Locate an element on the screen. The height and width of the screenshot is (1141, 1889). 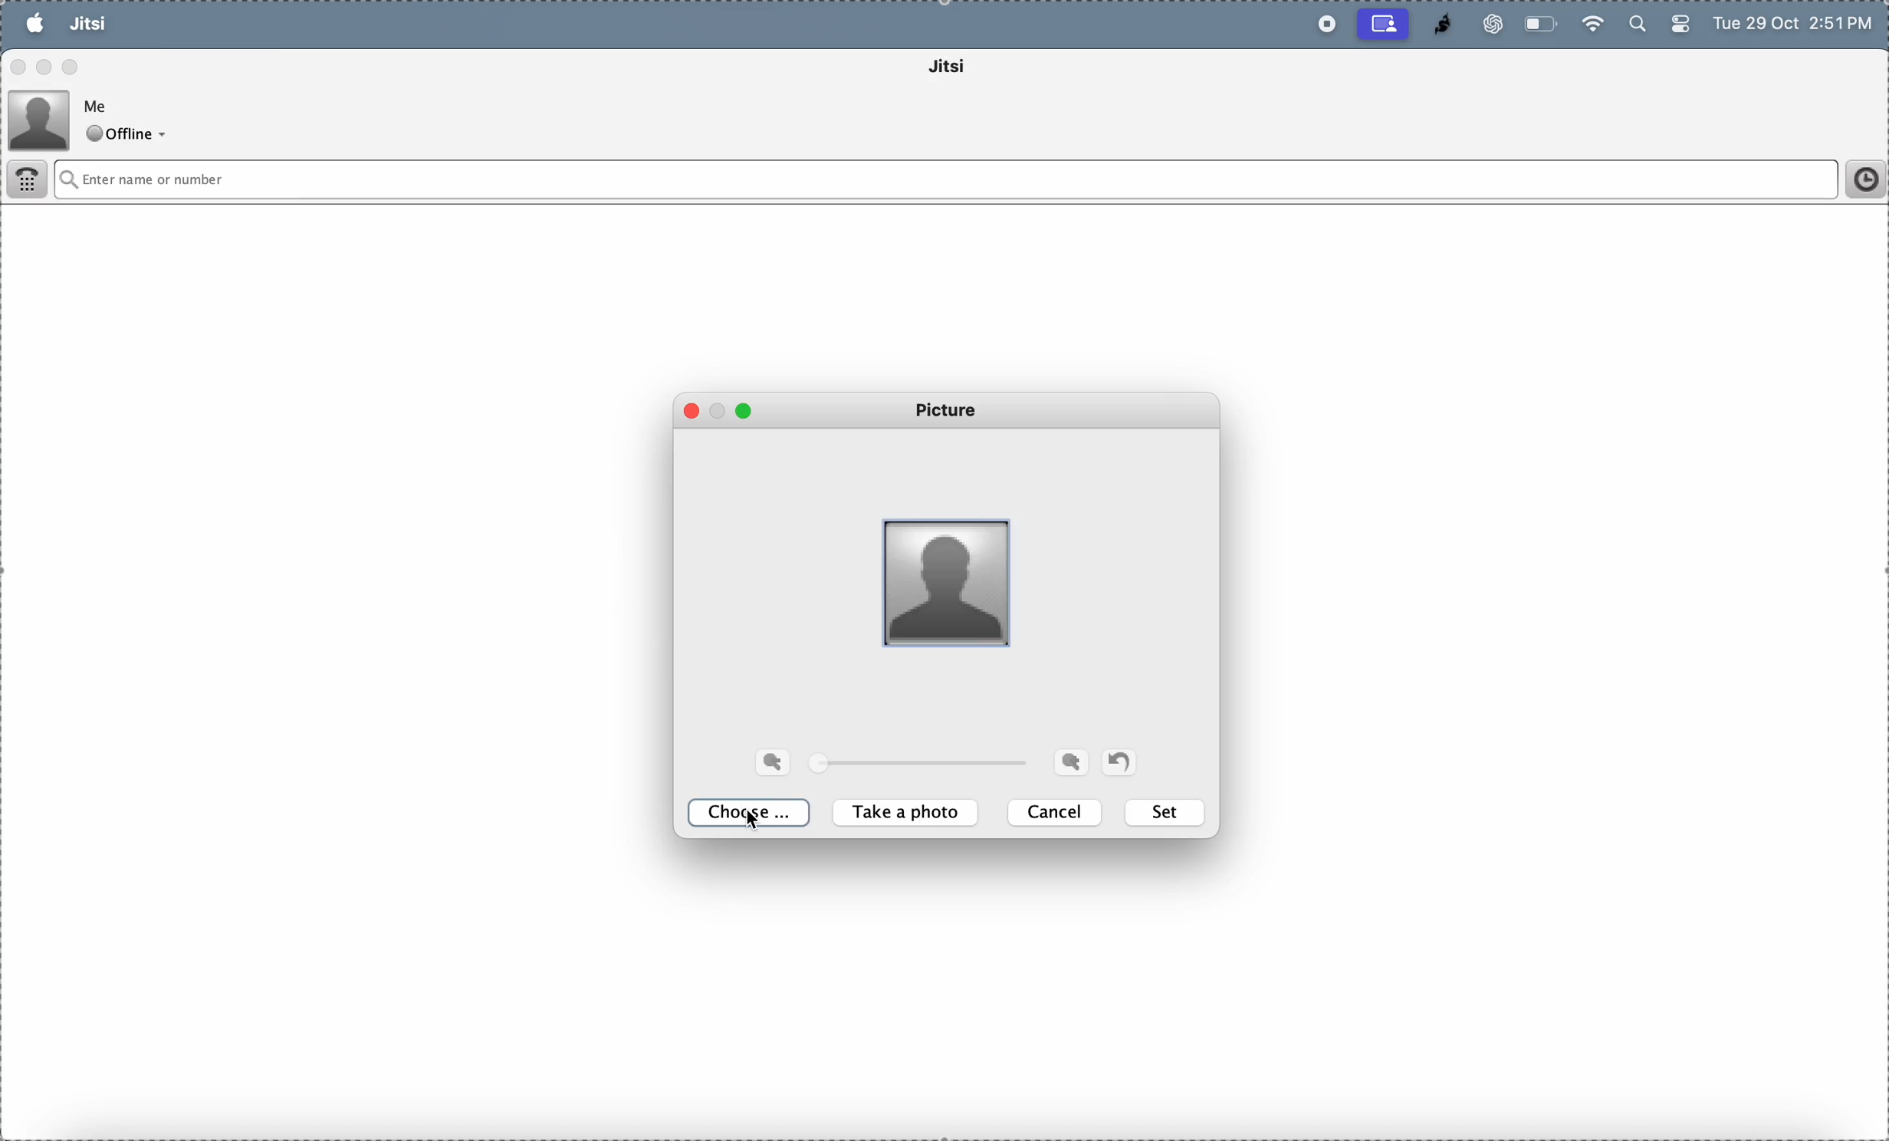
take a photo is located at coordinates (909, 814).